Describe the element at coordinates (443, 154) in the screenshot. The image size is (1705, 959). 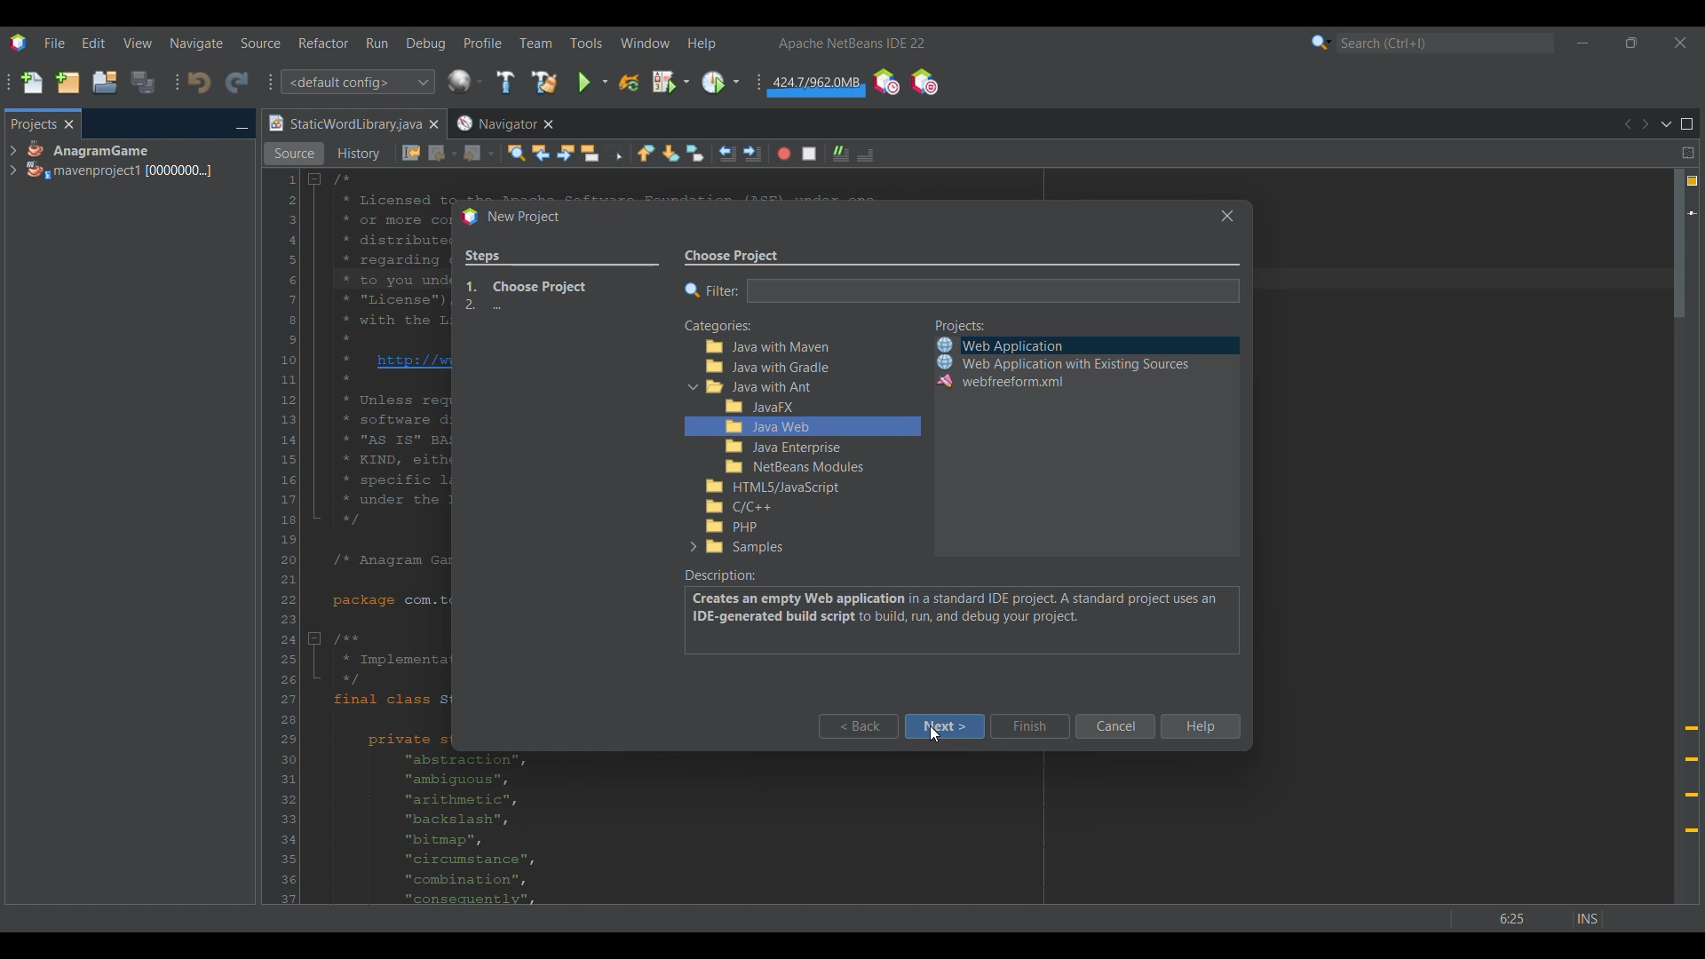
I see `Back` at that location.